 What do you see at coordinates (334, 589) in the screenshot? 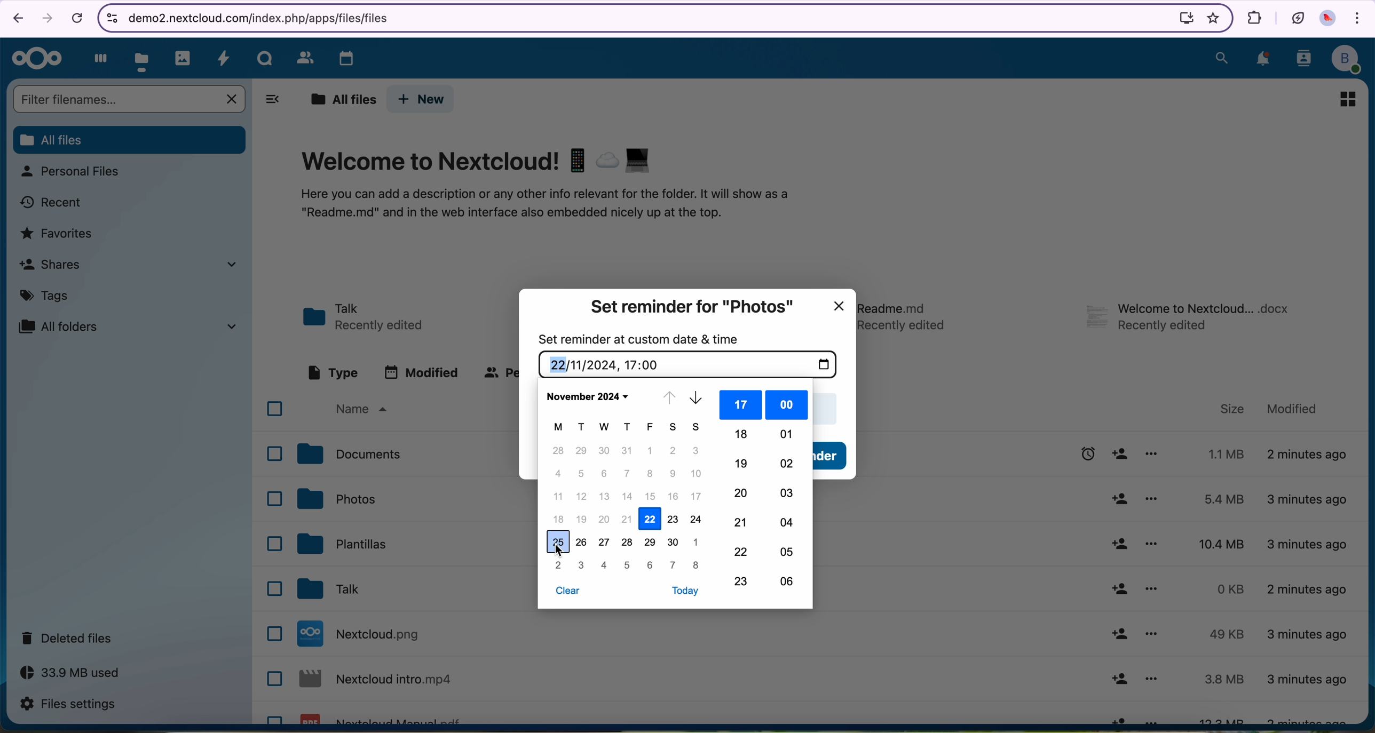
I see `tak` at bounding box center [334, 589].